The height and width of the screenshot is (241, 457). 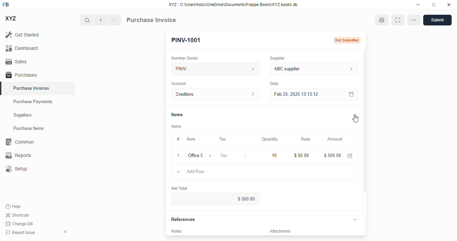 What do you see at coordinates (178, 231) in the screenshot?
I see `notes` at bounding box center [178, 231].